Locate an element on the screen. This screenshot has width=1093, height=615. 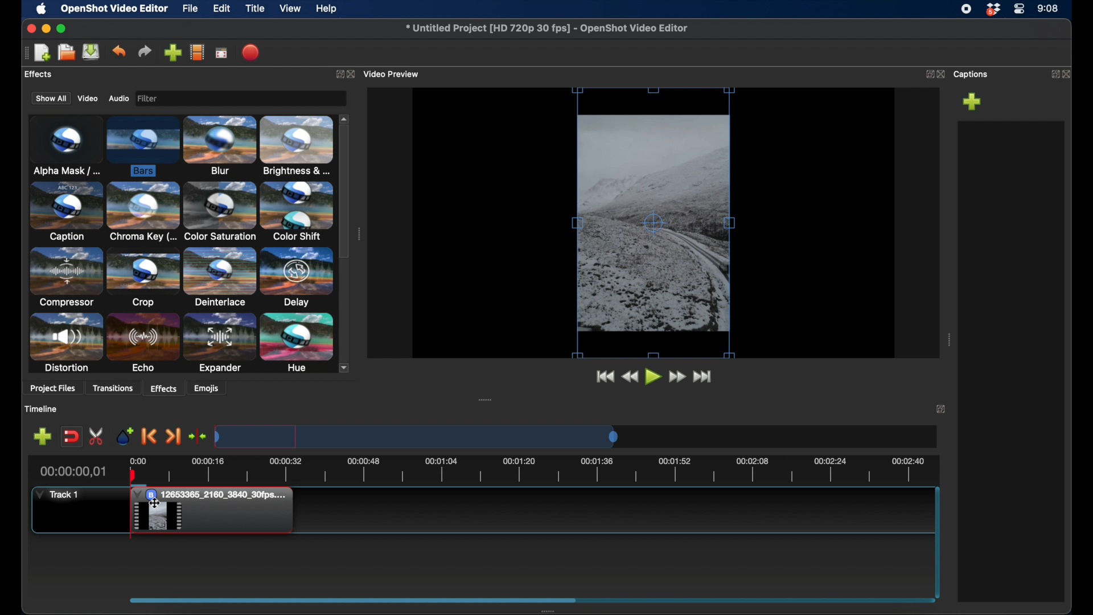
add marker is located at coordinates (42, 437).